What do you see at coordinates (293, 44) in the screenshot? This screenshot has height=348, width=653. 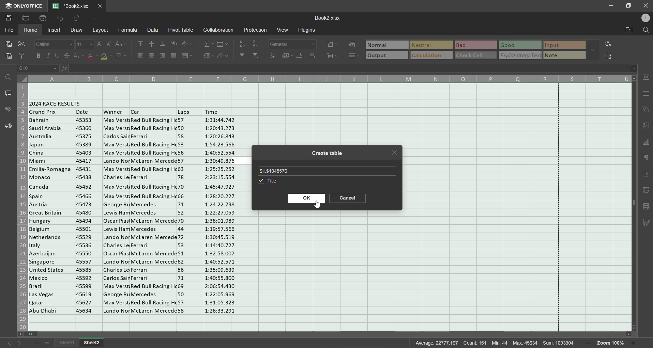 I see `number format` at bounding box center [293, 44].